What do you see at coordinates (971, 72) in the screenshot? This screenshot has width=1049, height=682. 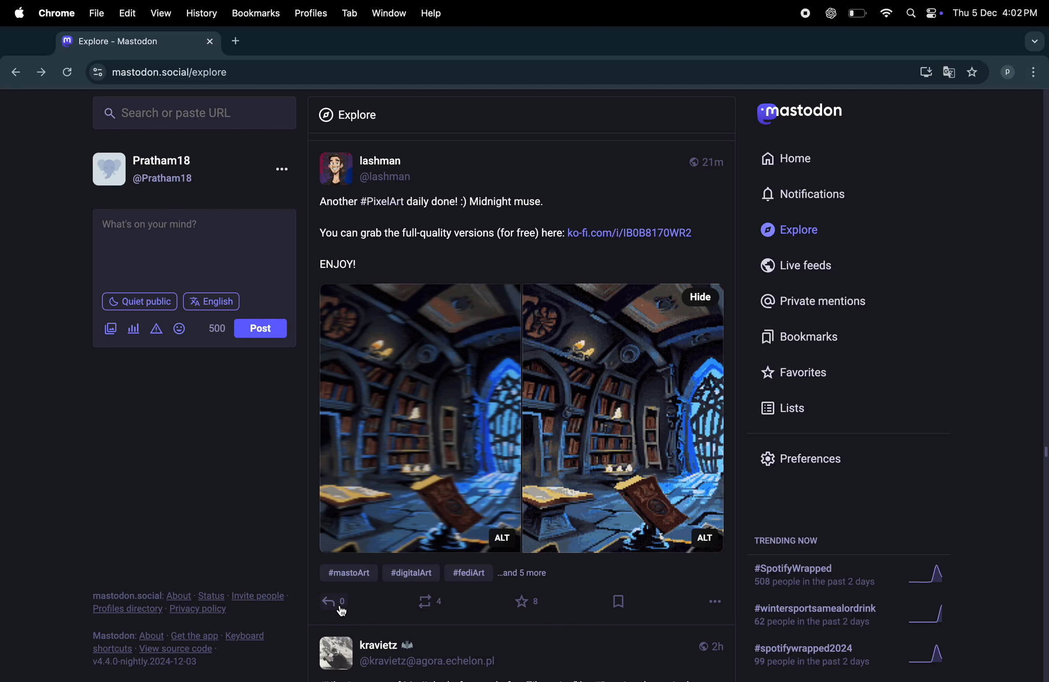 I see `favourites` at bounding box center [971, 72].